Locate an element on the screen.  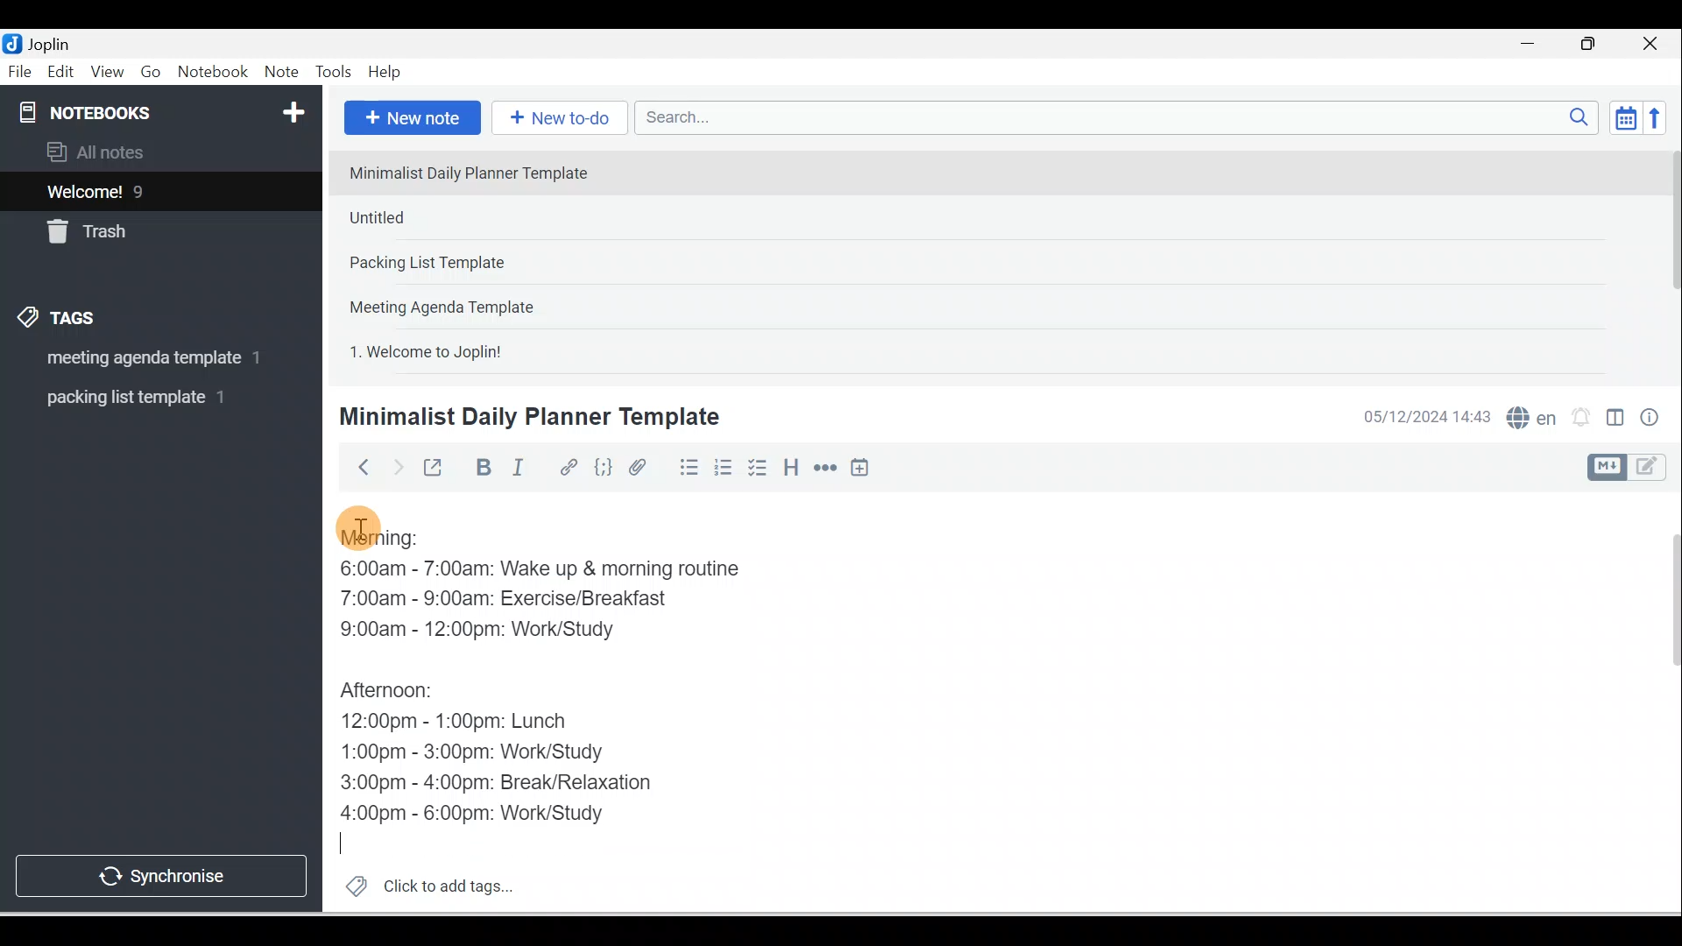
Scroll bar is located at coordinates (1663, 702).